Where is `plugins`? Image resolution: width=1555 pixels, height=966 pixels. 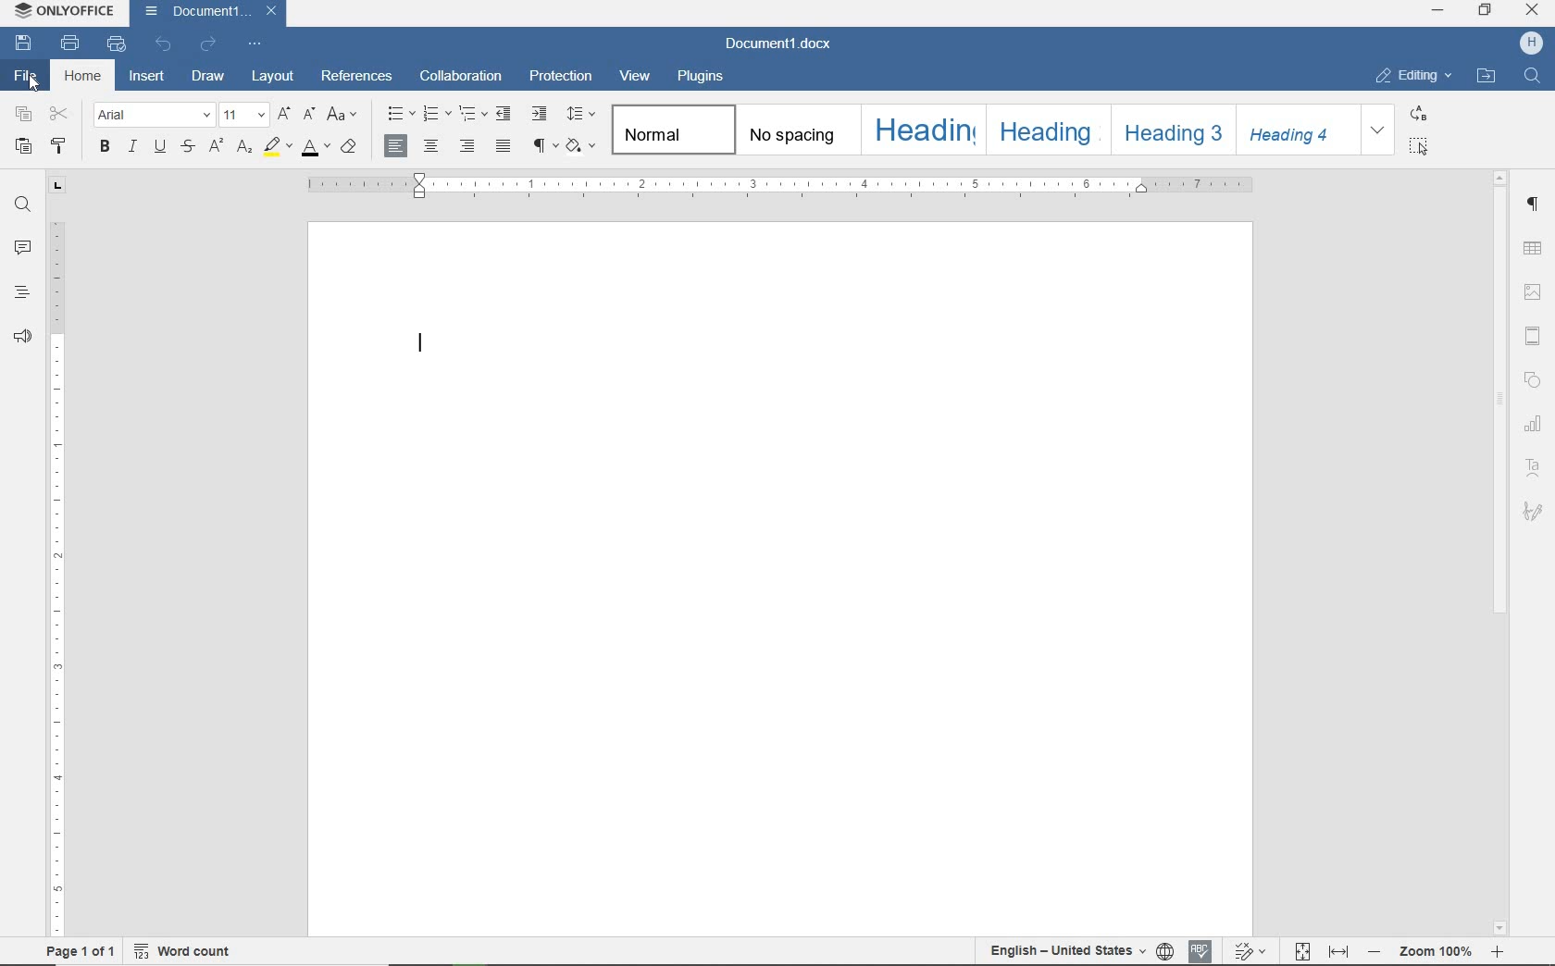 plugins is located at coordinates (703, 76).